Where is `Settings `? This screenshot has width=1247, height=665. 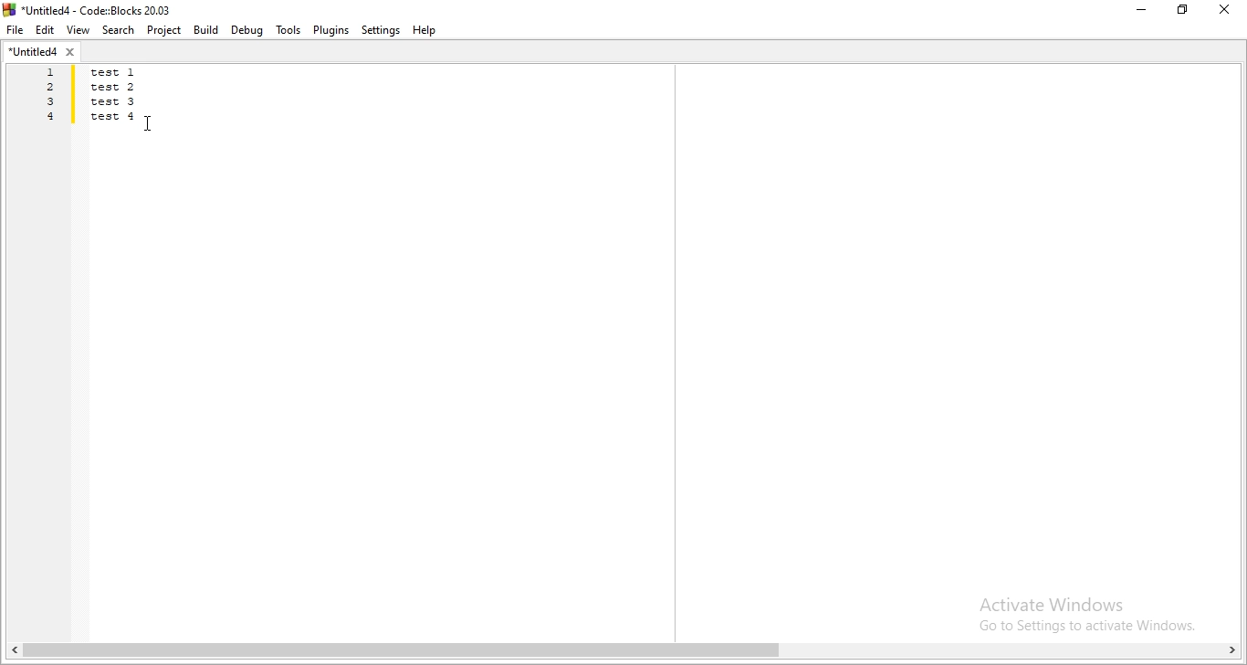
Settings  is located at coordinates (379, 31).